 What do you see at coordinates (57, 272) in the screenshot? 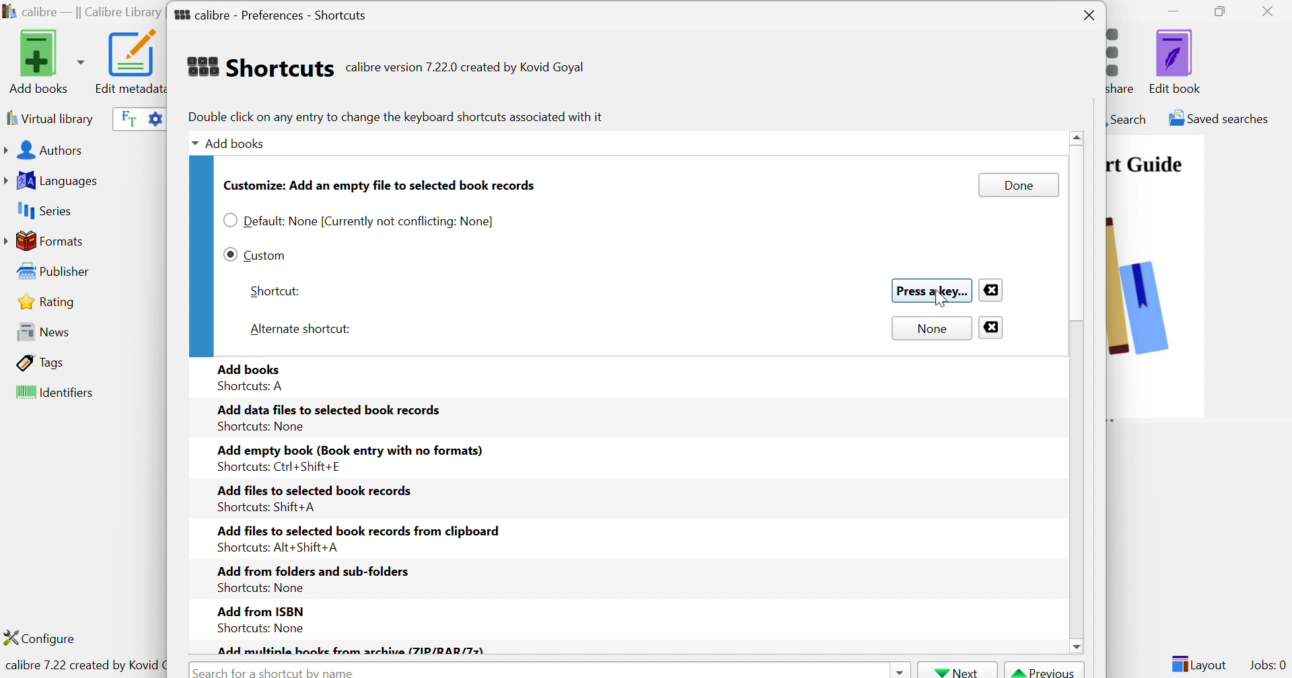
I see `Publisher` at bounding box center [57, 272].